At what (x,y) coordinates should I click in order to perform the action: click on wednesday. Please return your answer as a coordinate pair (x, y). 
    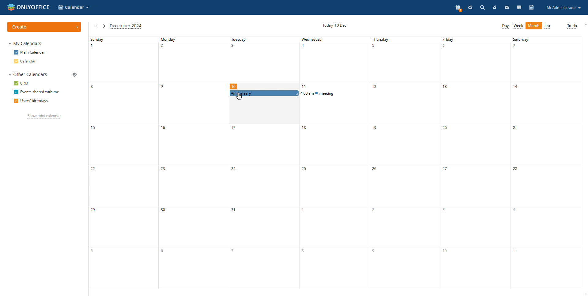
    Looking at the image, I should click on (334, 63).